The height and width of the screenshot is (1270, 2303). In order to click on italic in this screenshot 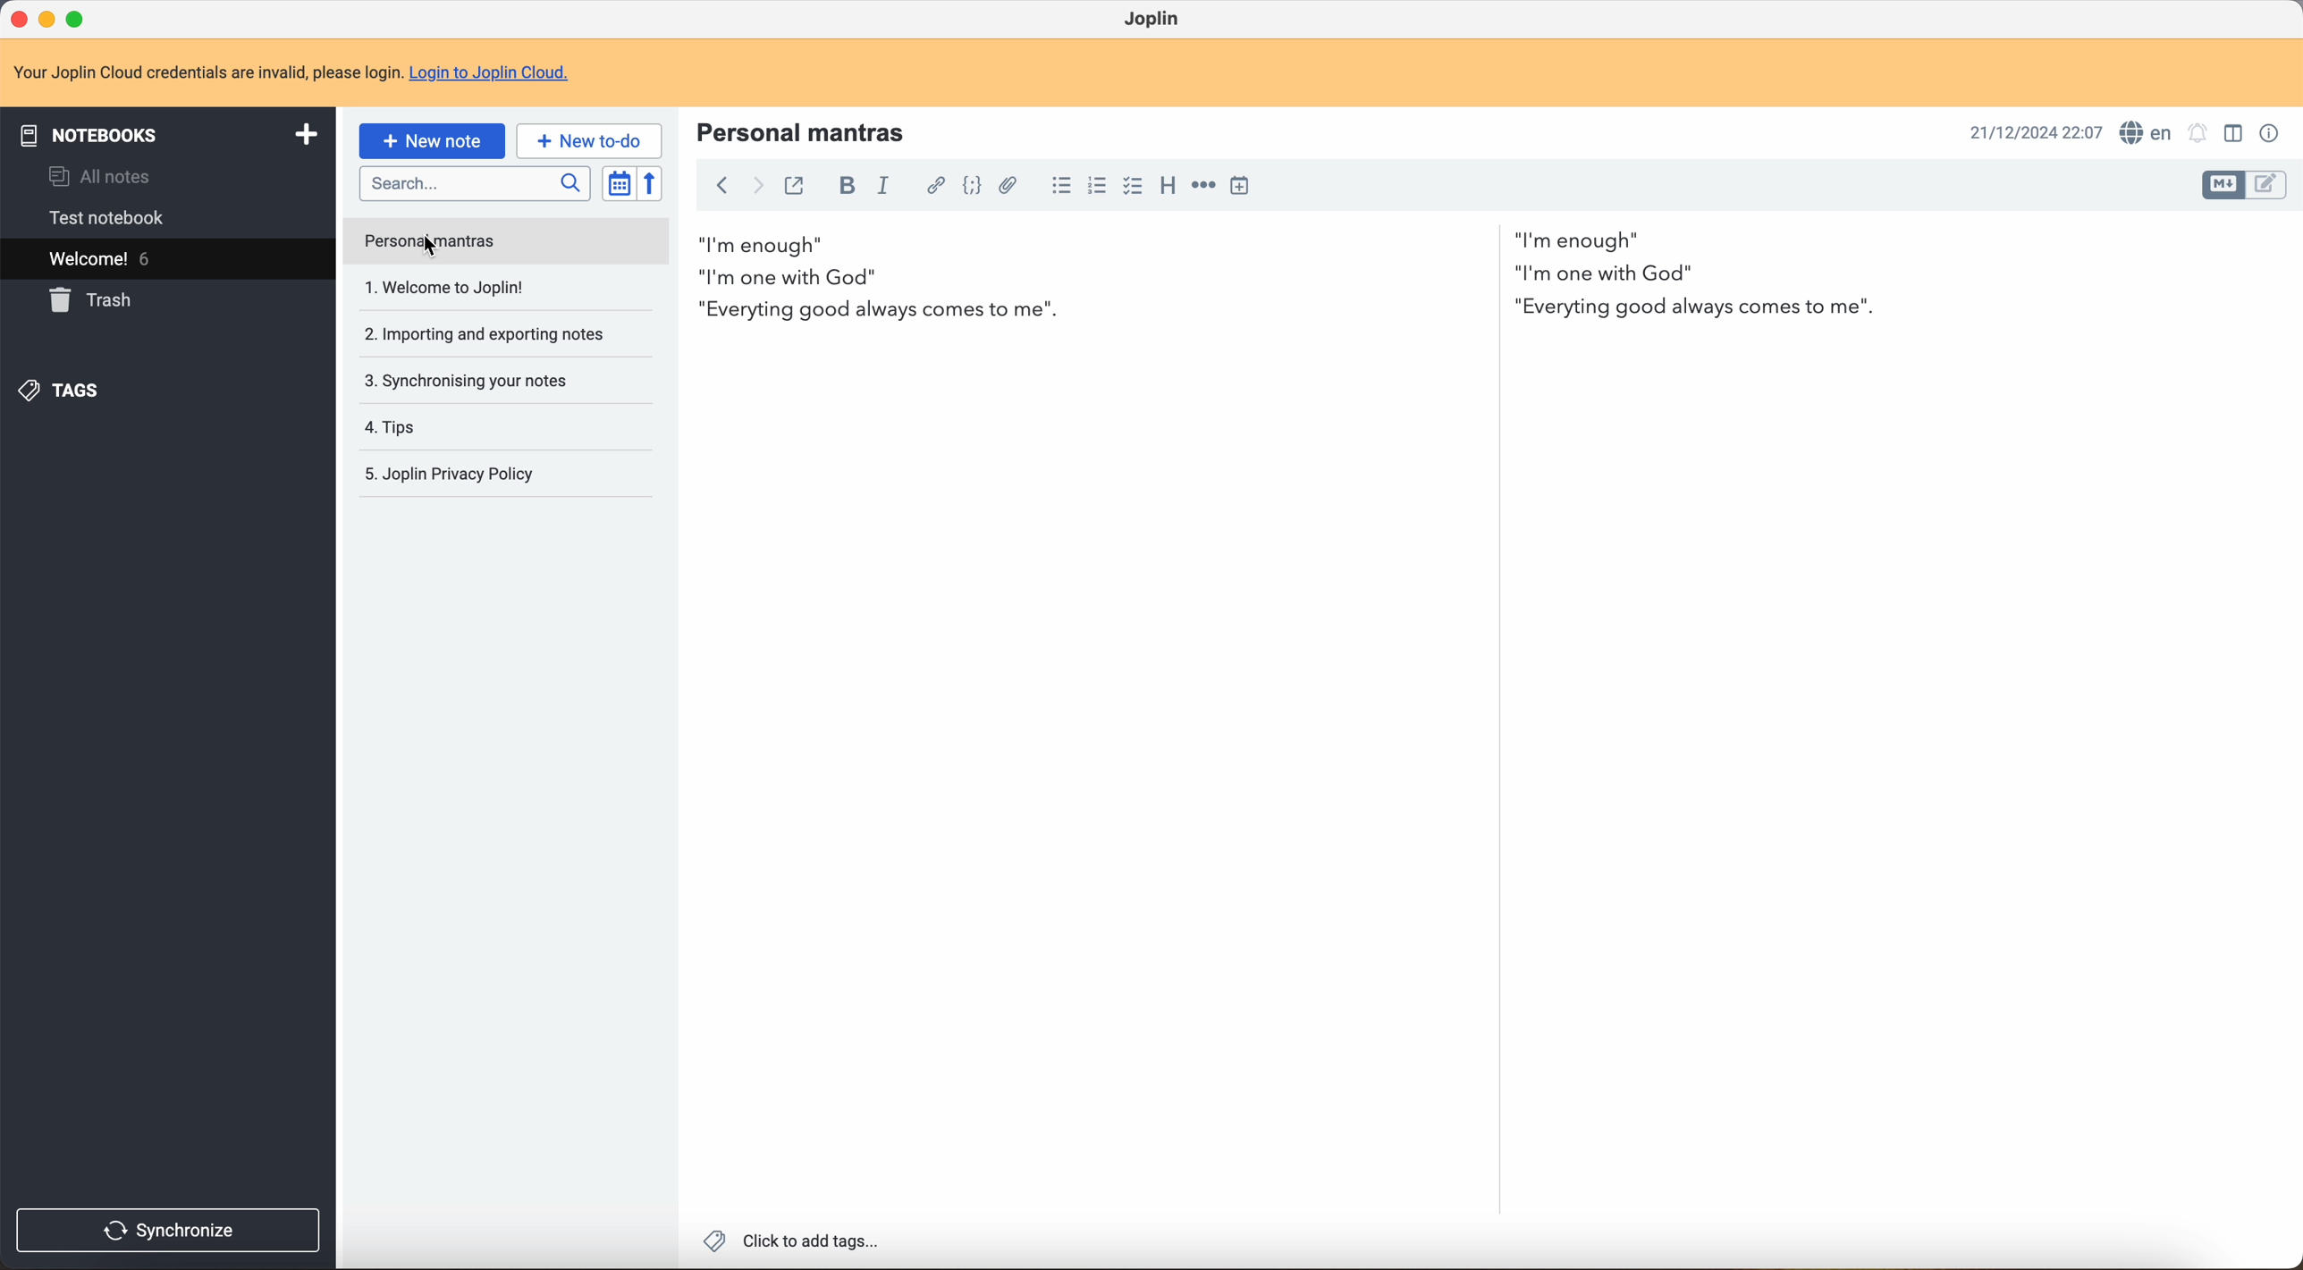, I will do `click(887, 185)`.